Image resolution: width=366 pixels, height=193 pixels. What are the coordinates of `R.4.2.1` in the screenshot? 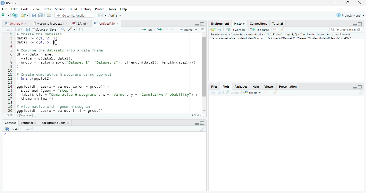 It's located at (17, 129).